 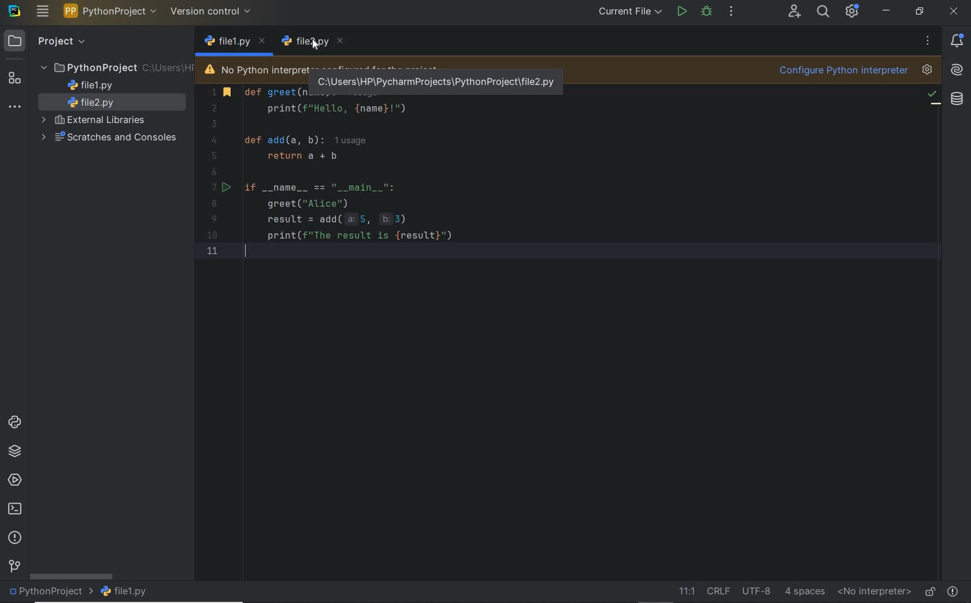 What do you see at coordinates (17, 80) in the screenshot?
I see `structure` at bounding box center [17, 80].